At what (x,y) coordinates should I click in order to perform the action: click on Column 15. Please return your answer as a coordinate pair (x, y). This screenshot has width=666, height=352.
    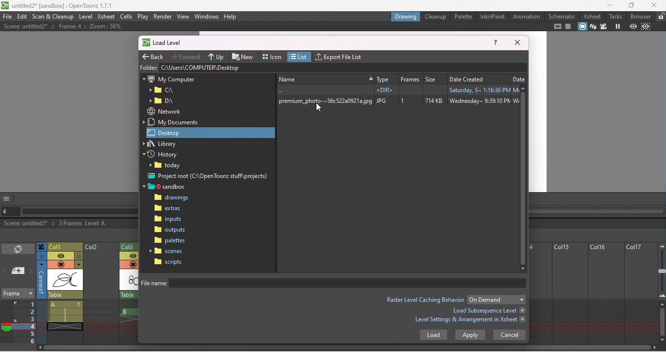
    Looking at the image, I should click on (568, 293).